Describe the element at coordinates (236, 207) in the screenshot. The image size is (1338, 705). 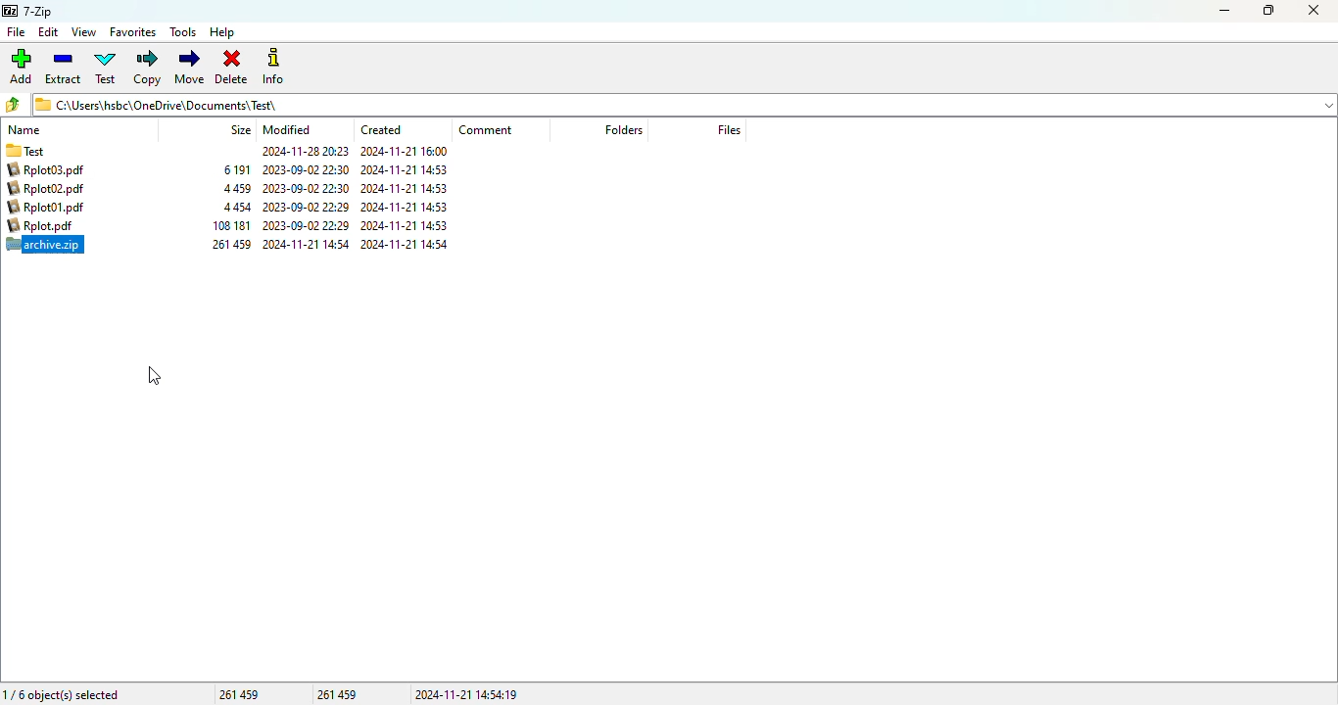
I see `4 459` at that location.